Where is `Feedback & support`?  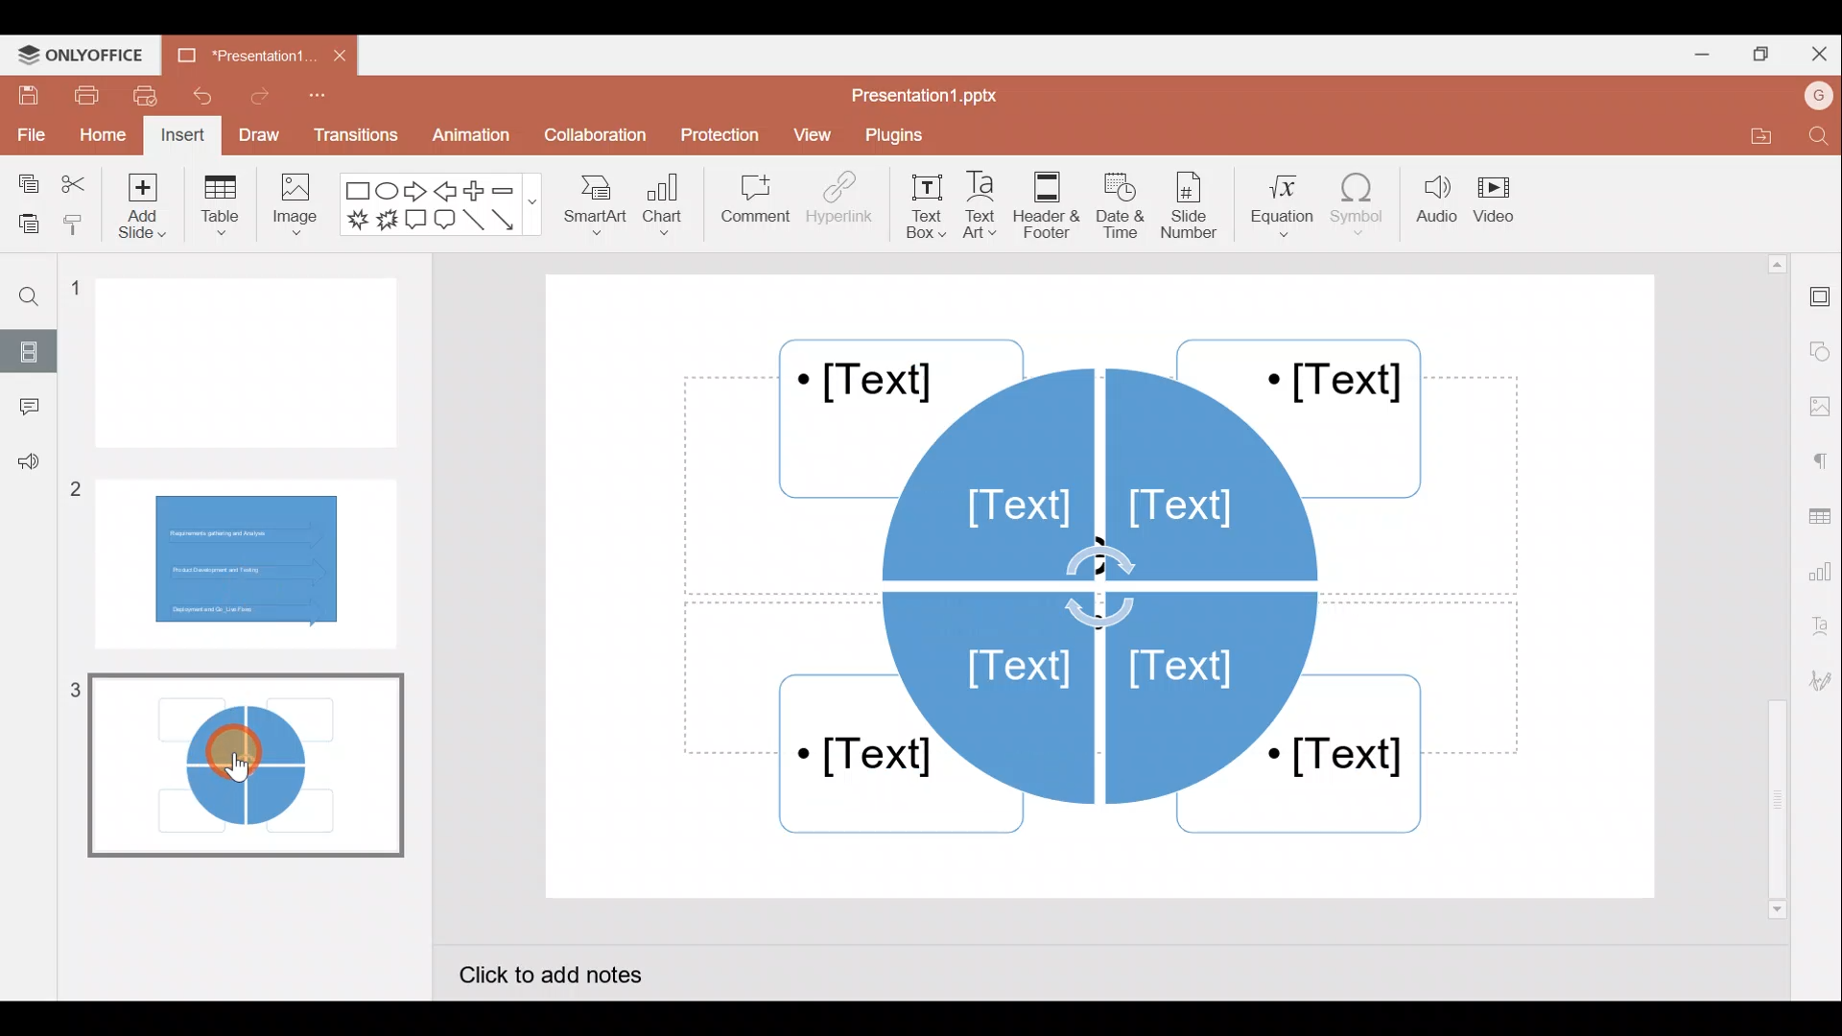
Feedback & support is located at coordinates (25, 468).